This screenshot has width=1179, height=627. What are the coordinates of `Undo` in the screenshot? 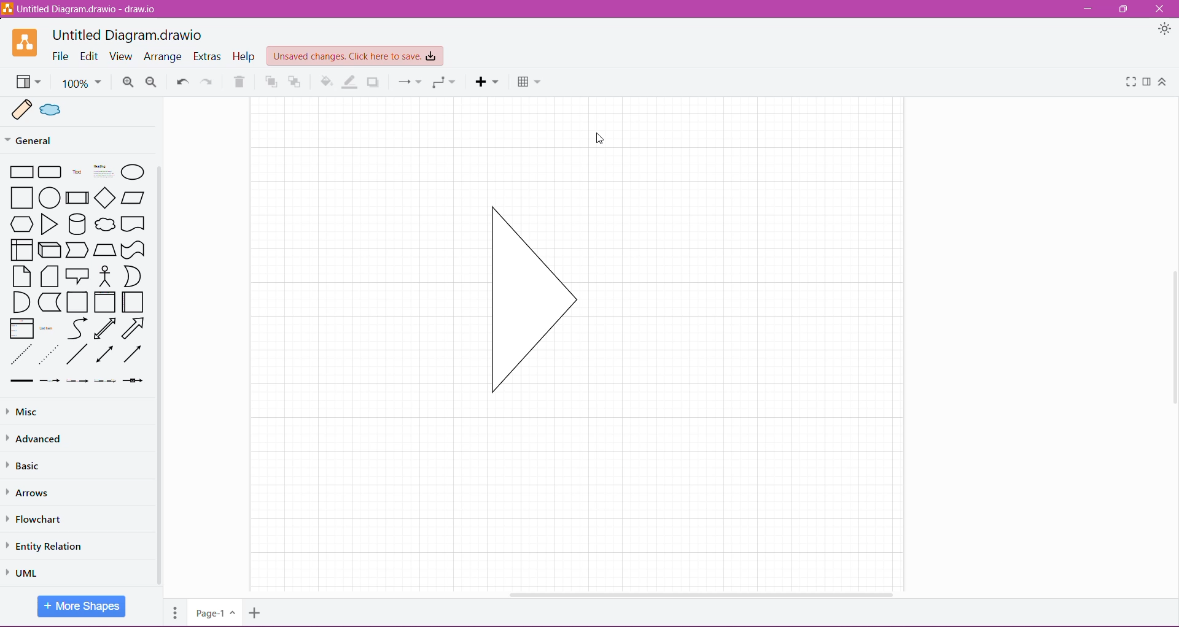 It's located at (182, 82).